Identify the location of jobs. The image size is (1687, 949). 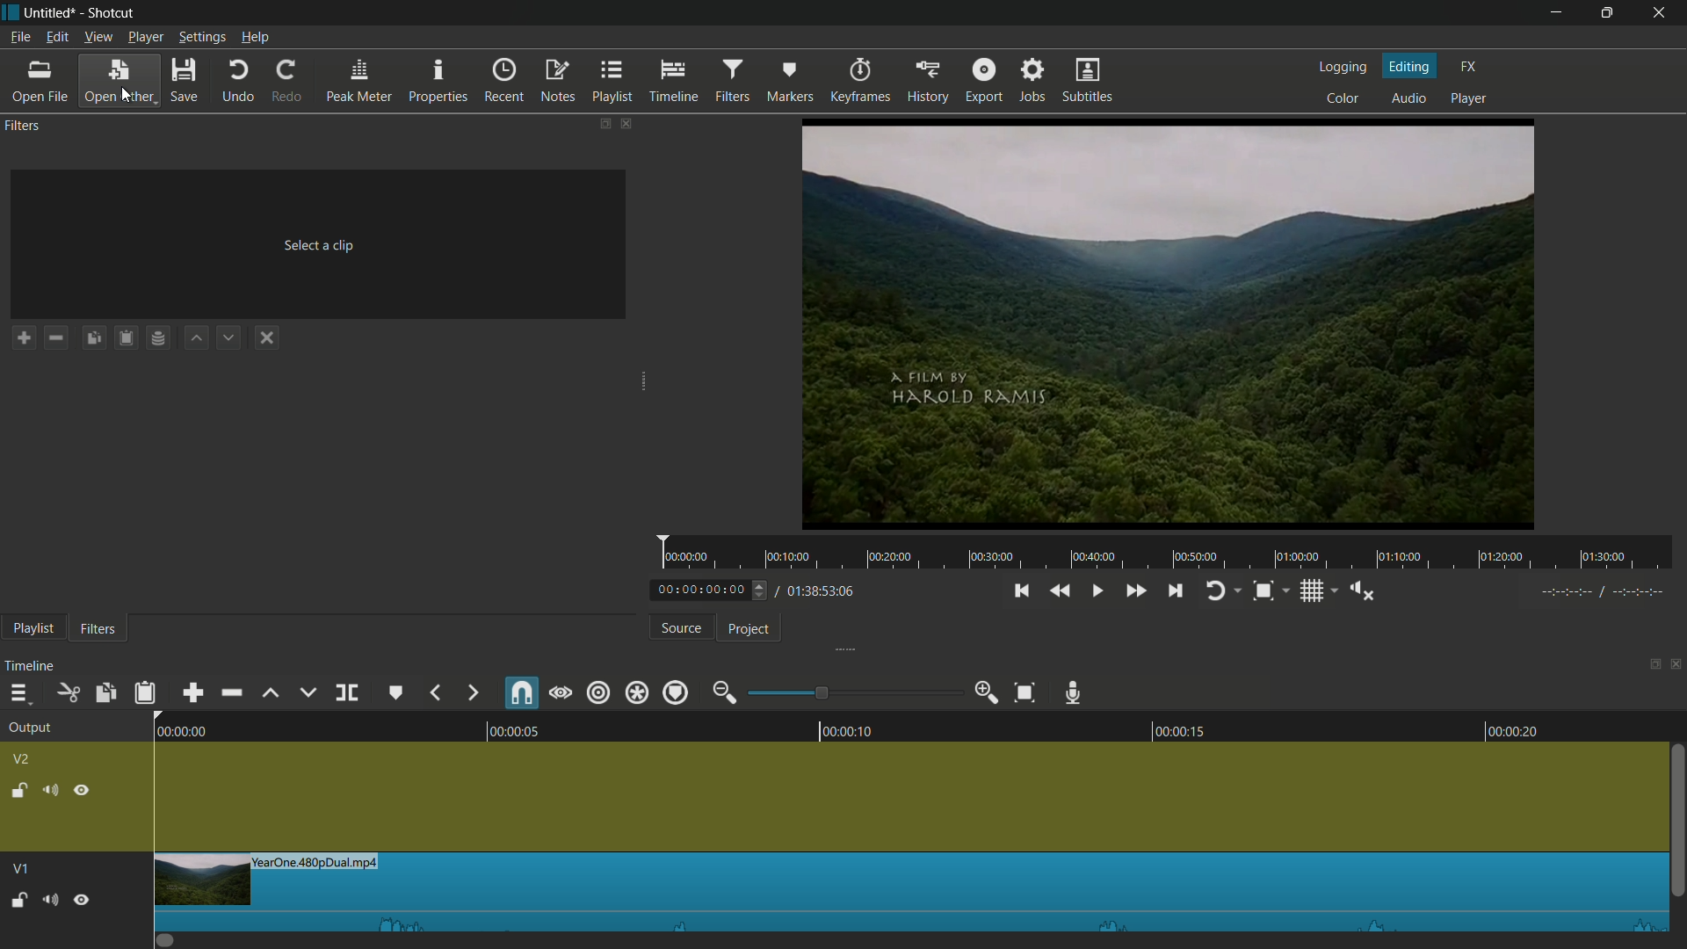
(1034, 82).